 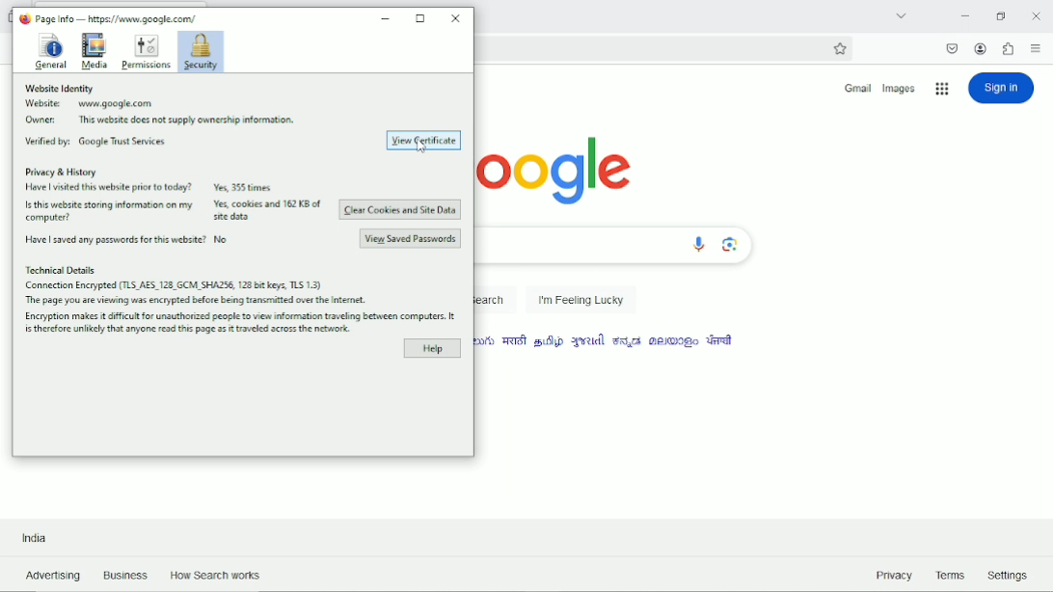 What do you see at coordinates (49, 576) in the screenshot?
I see `Advertising` at bounding box center [49, 576].